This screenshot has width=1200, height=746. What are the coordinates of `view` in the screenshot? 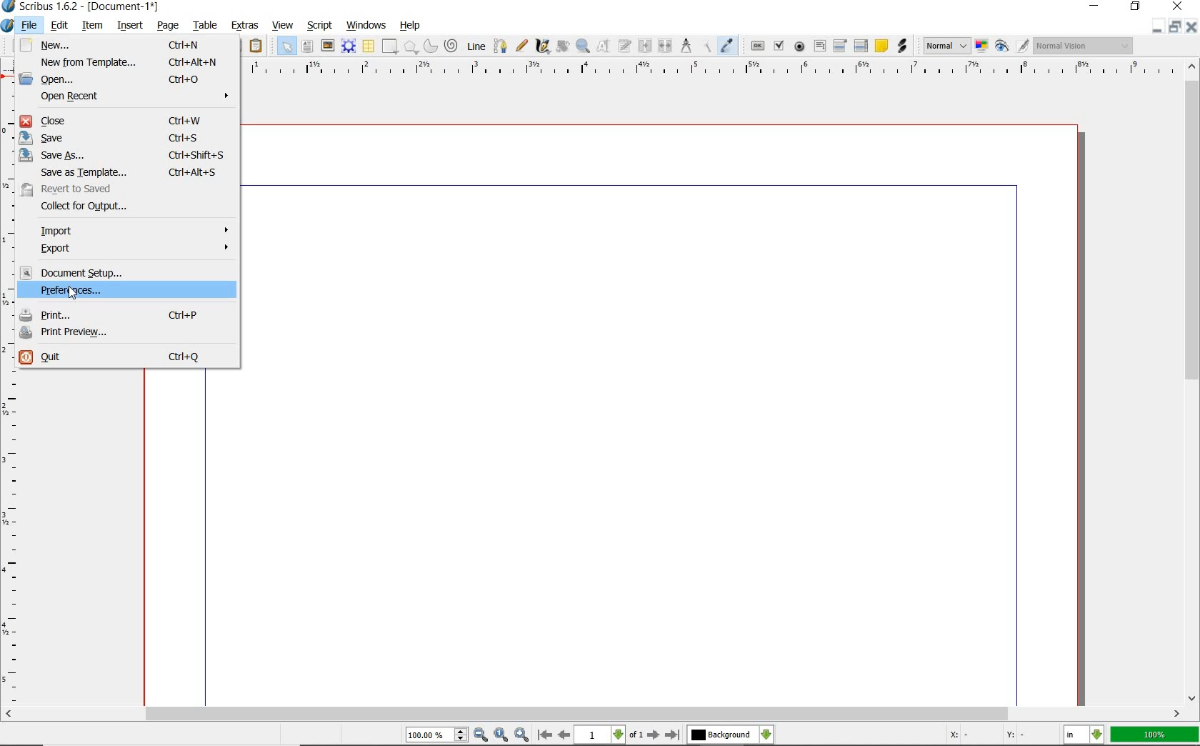 It's located at (284, 26).